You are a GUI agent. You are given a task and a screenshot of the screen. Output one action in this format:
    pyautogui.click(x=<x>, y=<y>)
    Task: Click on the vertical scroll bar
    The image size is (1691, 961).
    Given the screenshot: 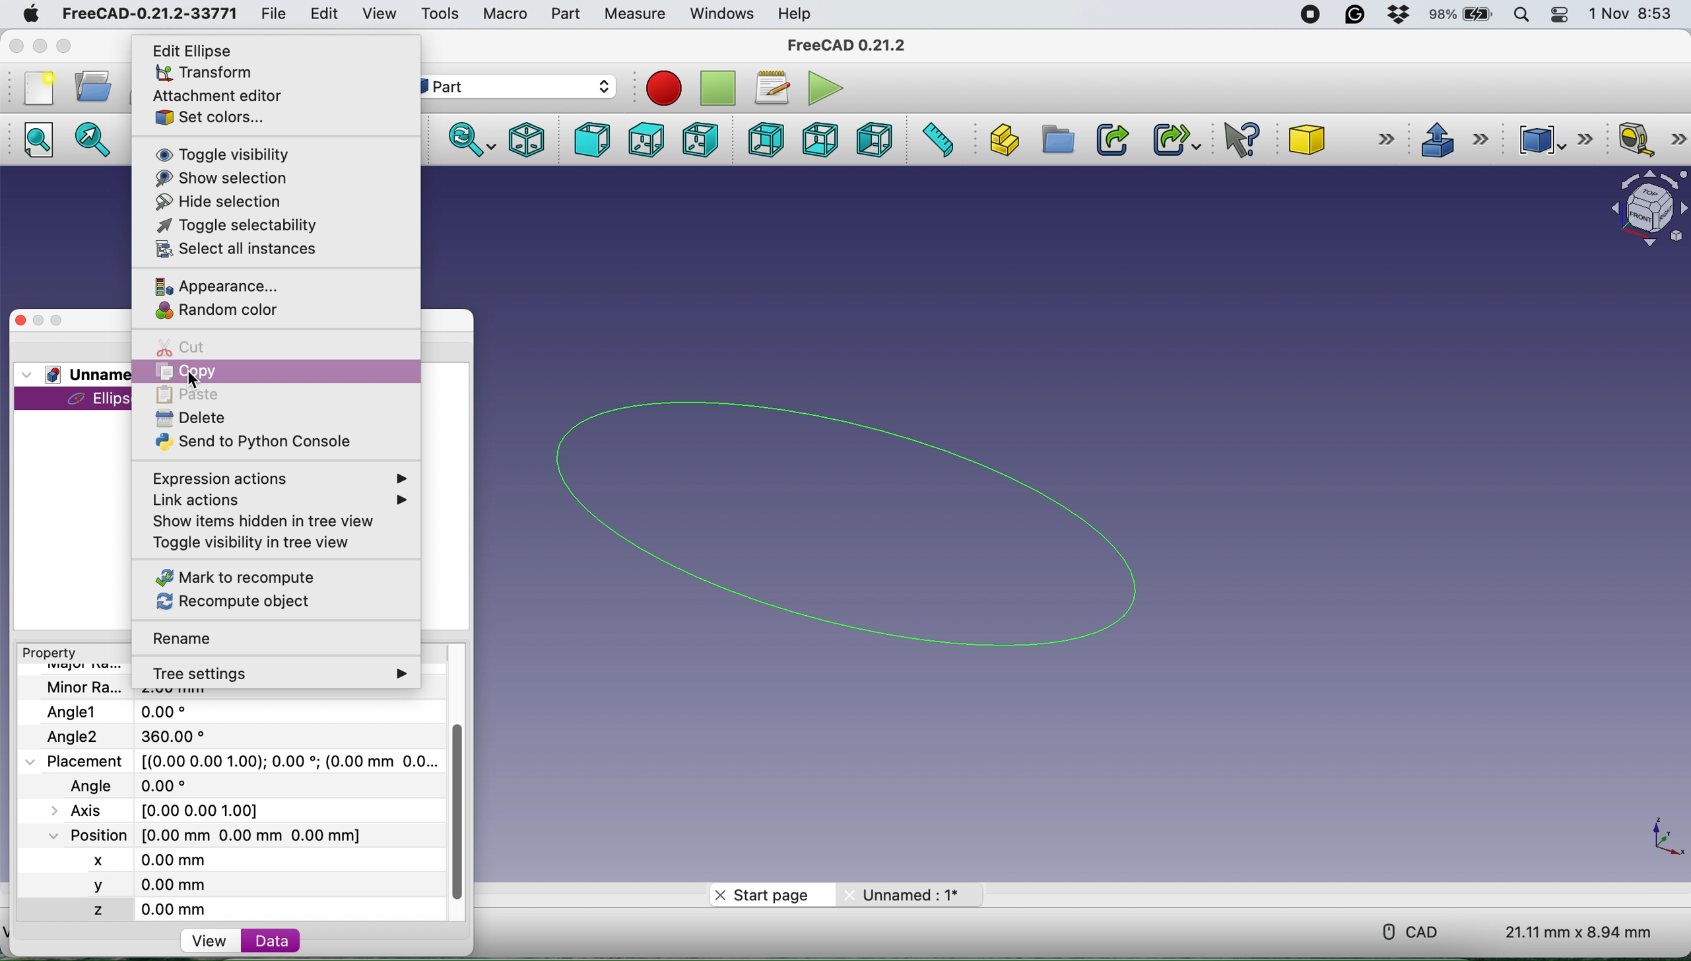 What is the action you would take?
    pyautogui.click(x=460, y=811)
    